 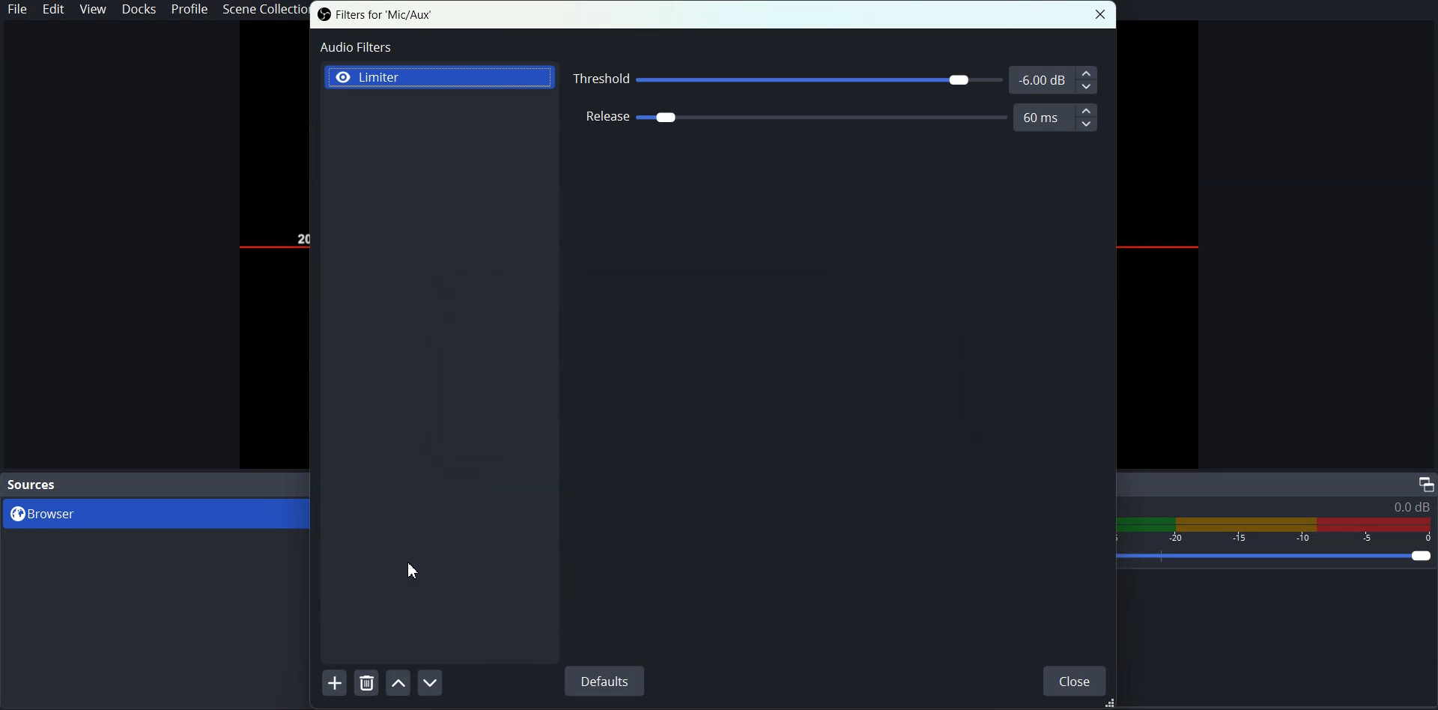 I want to click on Maximize, so click(x=1425, y=484).